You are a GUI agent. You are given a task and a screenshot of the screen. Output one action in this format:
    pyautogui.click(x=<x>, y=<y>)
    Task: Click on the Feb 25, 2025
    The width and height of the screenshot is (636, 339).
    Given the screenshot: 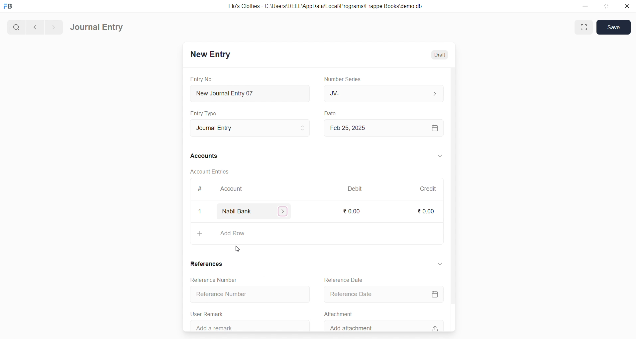 What is the action you would take?
    pyautogui.click(x=384, y=128)
    